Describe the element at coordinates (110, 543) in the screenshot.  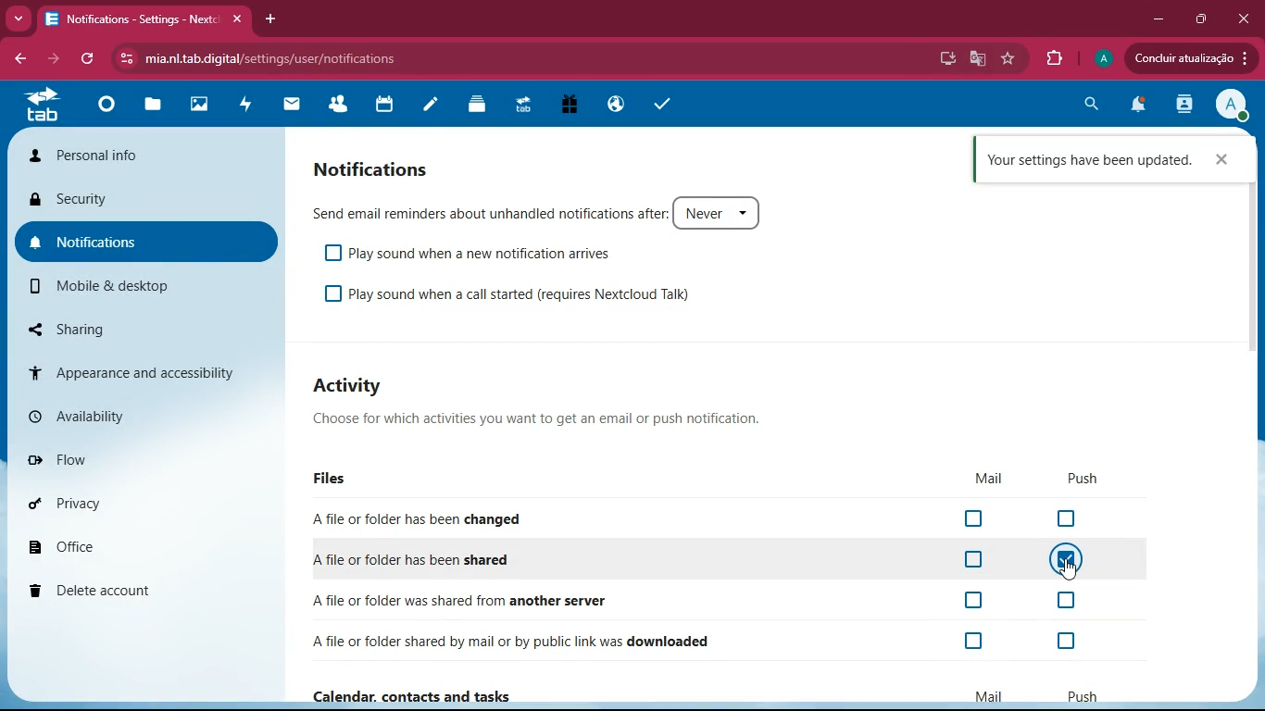
I see `office` at that location.